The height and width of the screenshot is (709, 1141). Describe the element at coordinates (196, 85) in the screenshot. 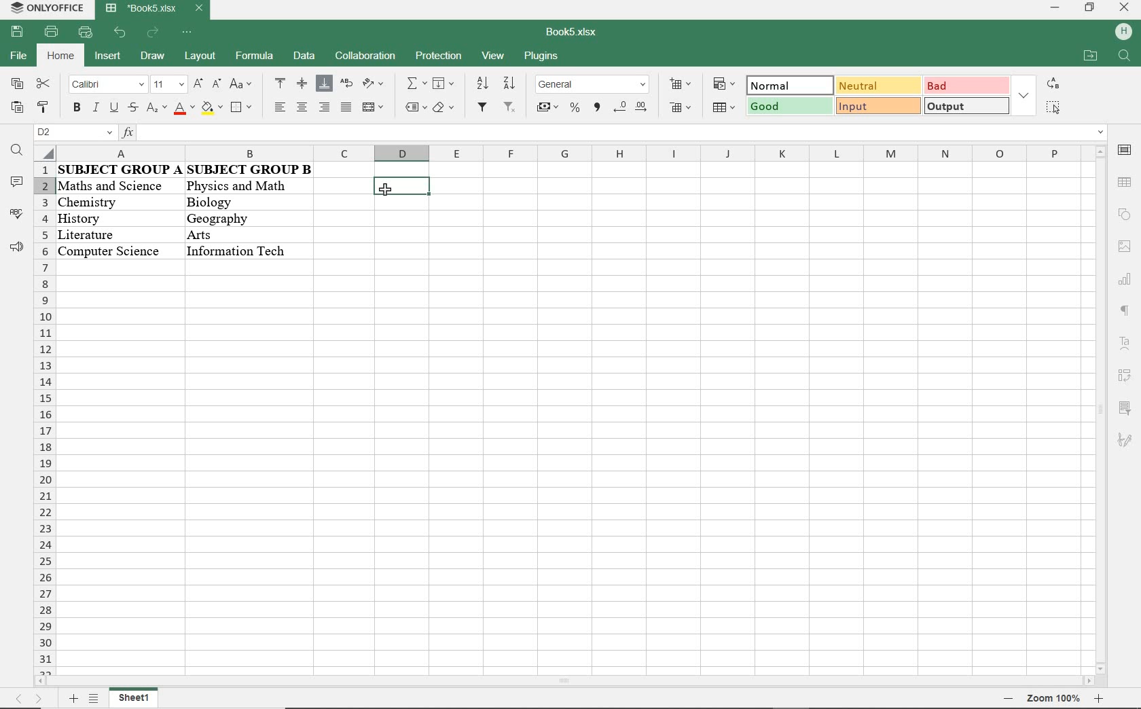

I see `increment font size` at that location.